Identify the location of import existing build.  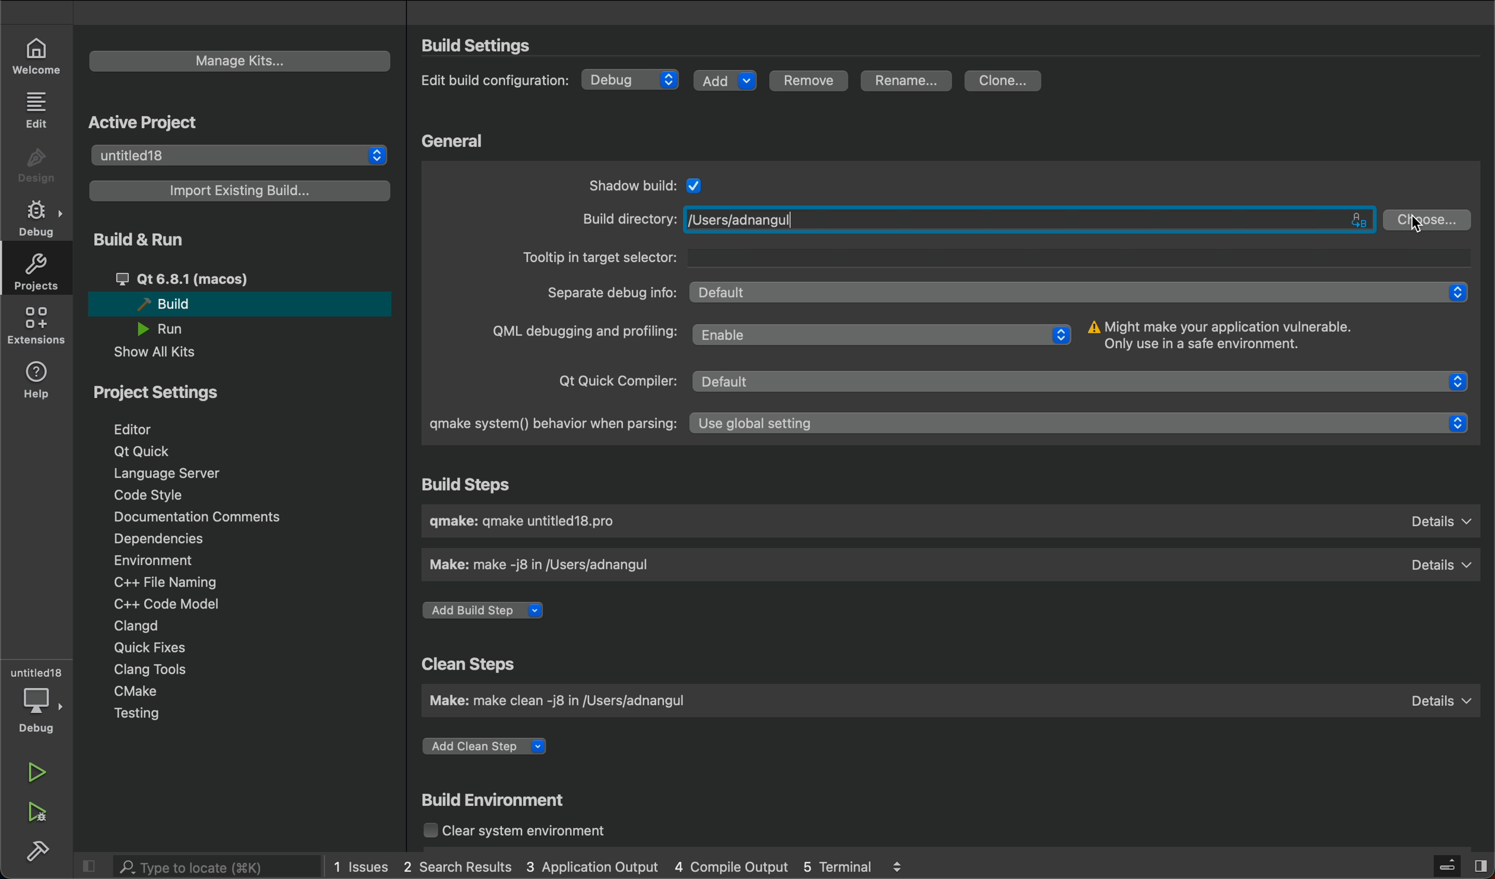
(242, 191).